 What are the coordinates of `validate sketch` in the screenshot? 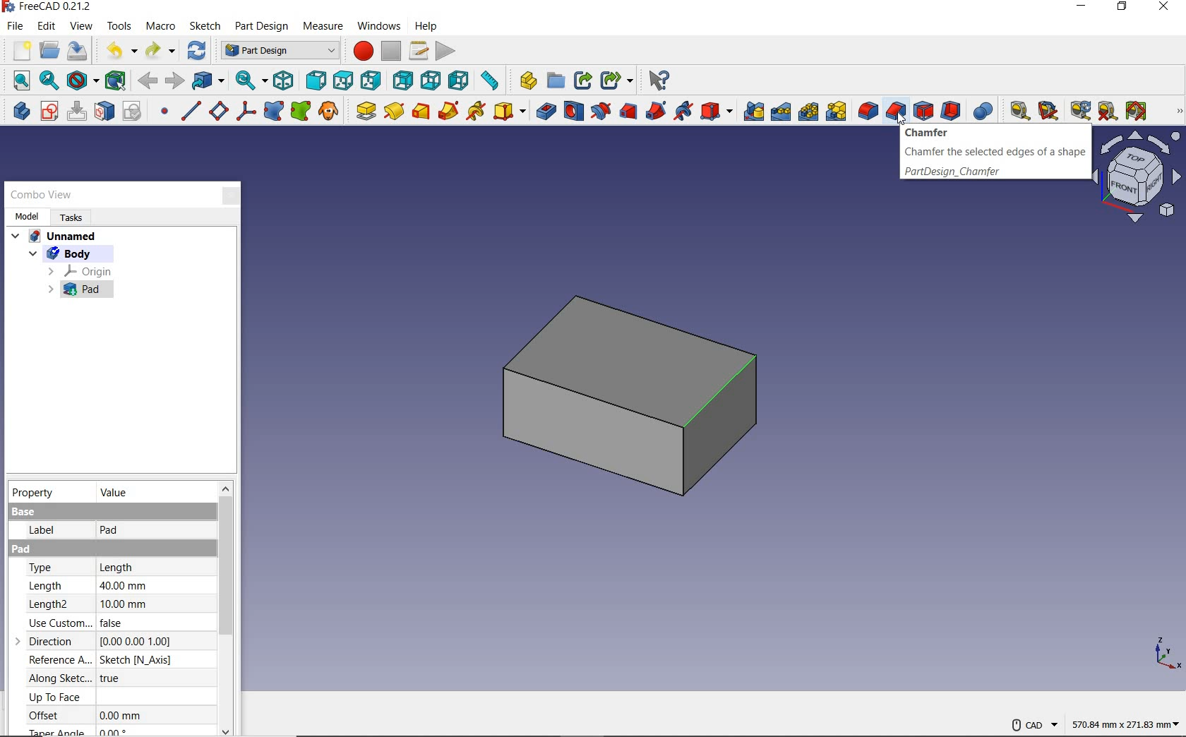 It's located at (134, 111).